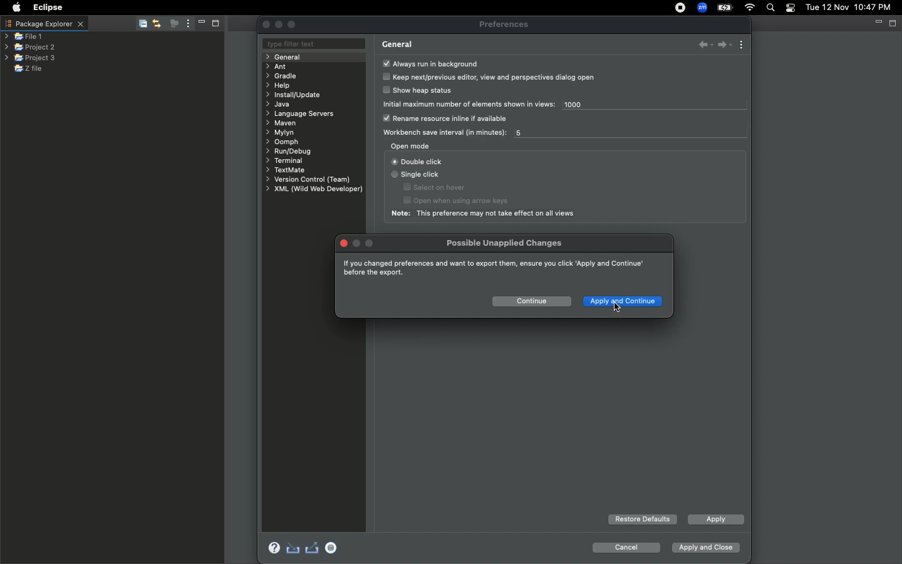 The height and width of the screenshot is (564, 902). Describe the element at coordinates (36, 68) in the screenshot. I see `Z file` at that location.